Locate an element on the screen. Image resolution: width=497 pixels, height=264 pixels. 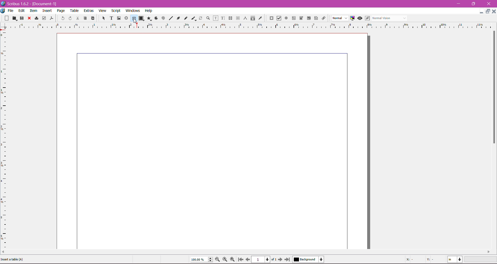
Minimize is located at coordinates (460, 3).